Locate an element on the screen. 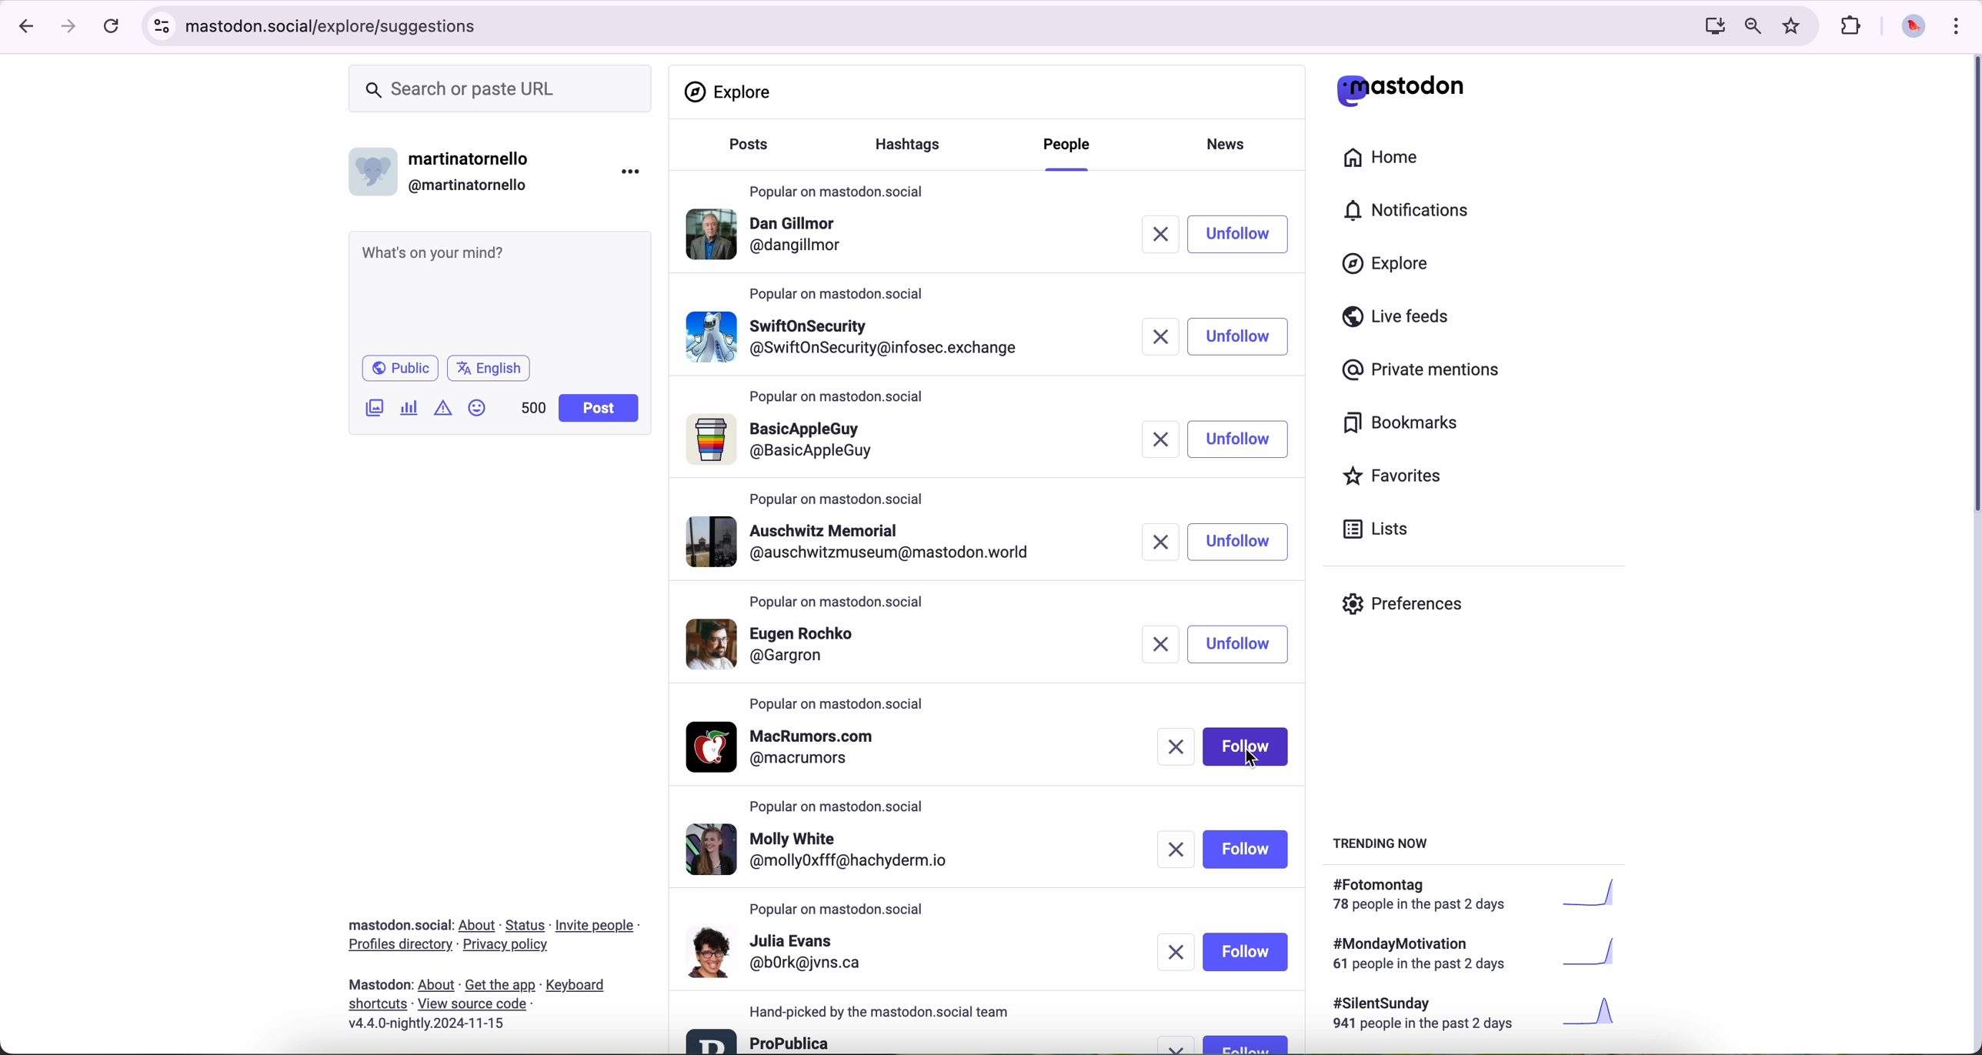 Image resolution: width=1982 pixels, height=1055 pixels. explore section is located at coordinates (731, 92).